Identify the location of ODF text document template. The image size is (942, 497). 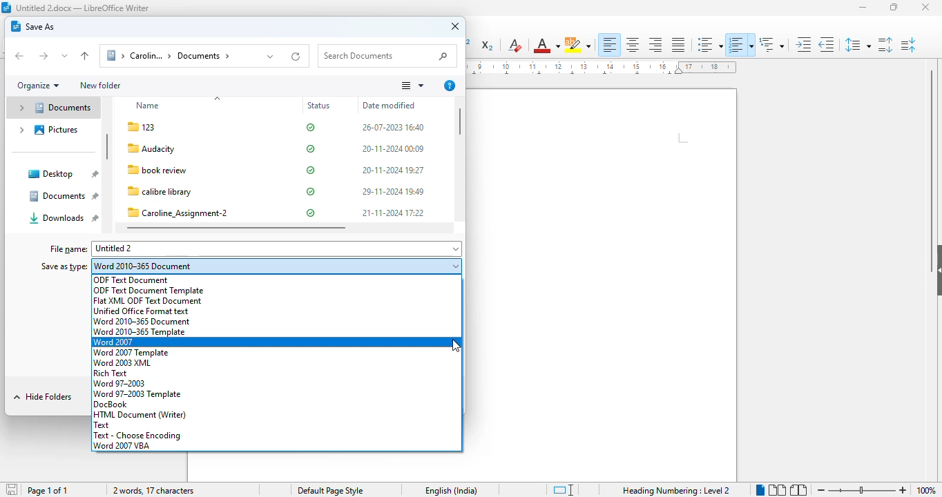
(150, 291).